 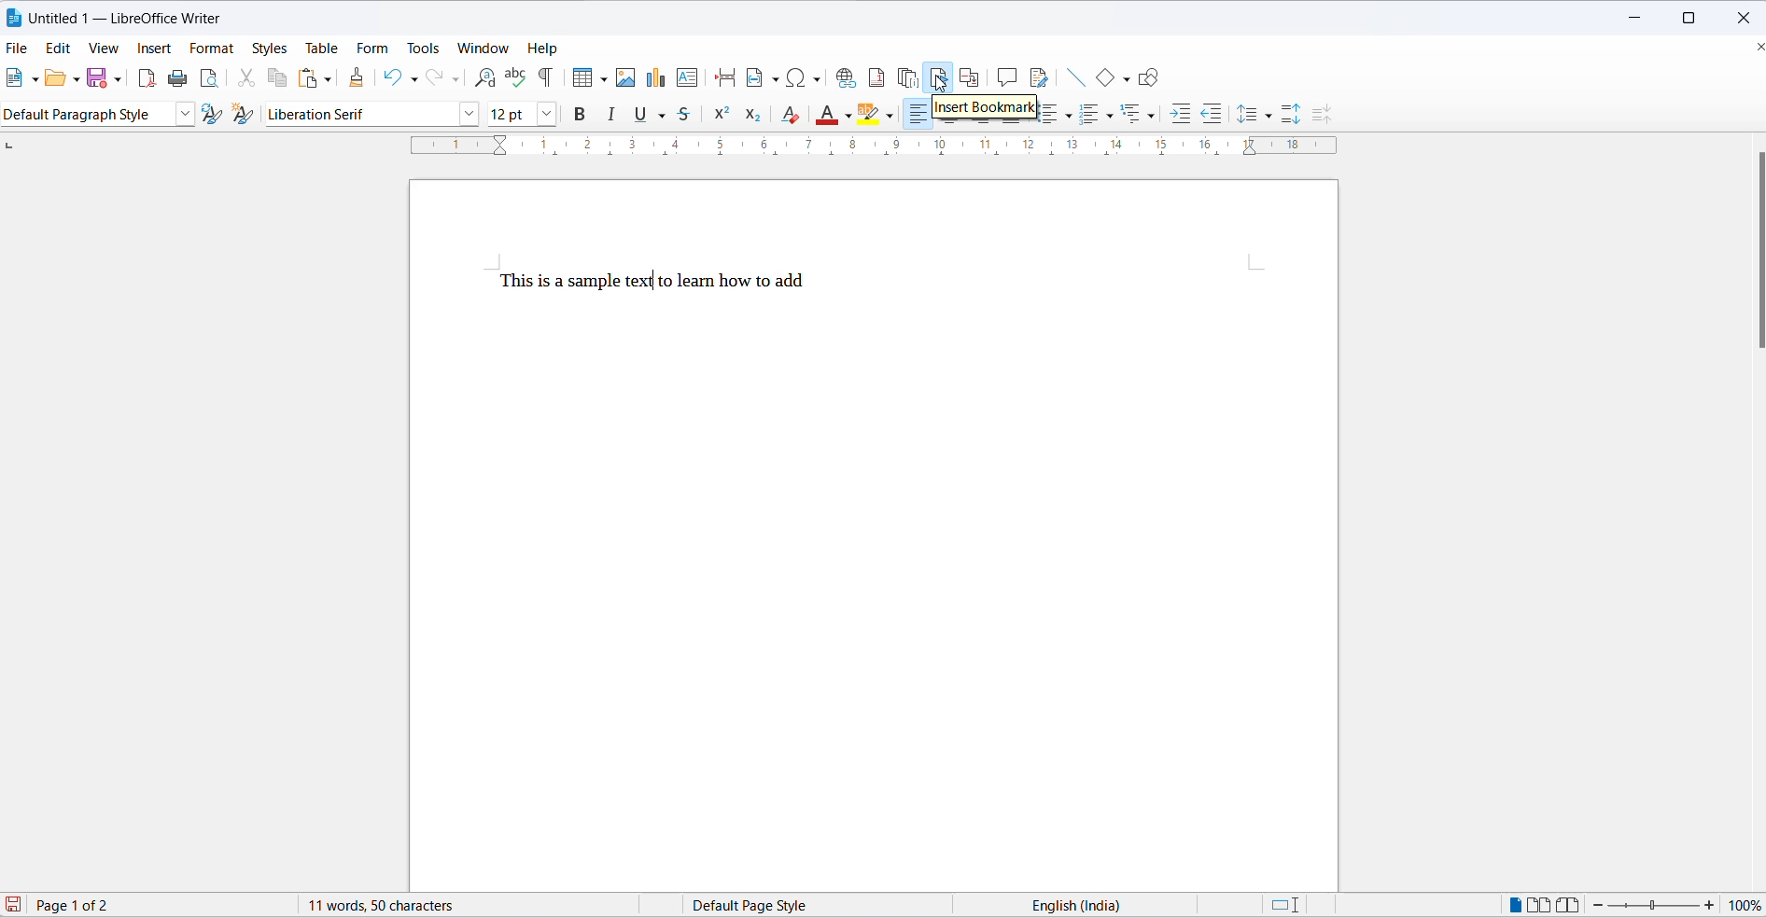 I want to click on minimze, so click(x=1638, y=14).